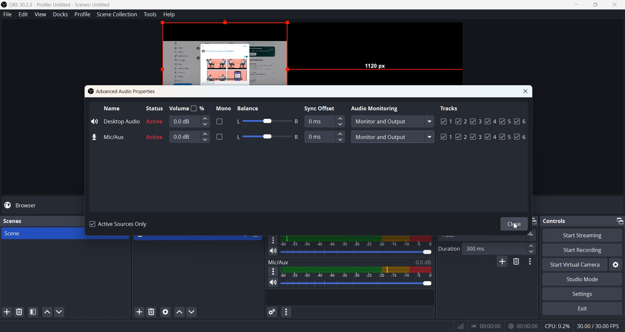 This screenshot has height=332, width=625. I want to click on Delete selected sources, so click(152, 312).